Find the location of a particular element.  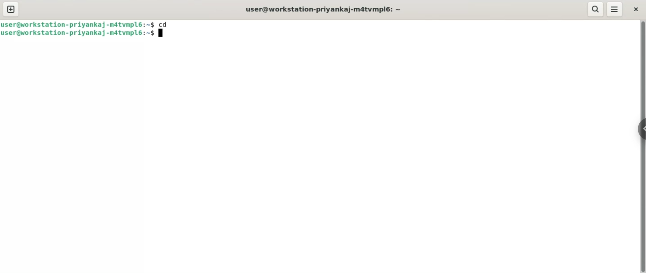

cd is located at coordinates (166, 24).